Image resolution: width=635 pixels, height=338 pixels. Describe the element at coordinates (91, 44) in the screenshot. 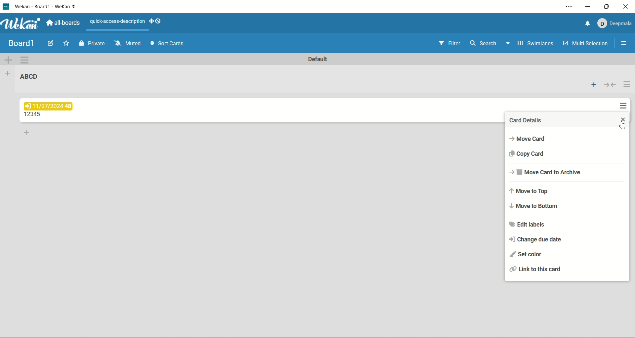

I see `private` at that location.